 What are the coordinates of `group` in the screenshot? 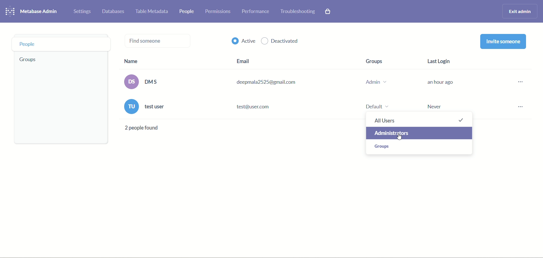 It's located at (376, 82).